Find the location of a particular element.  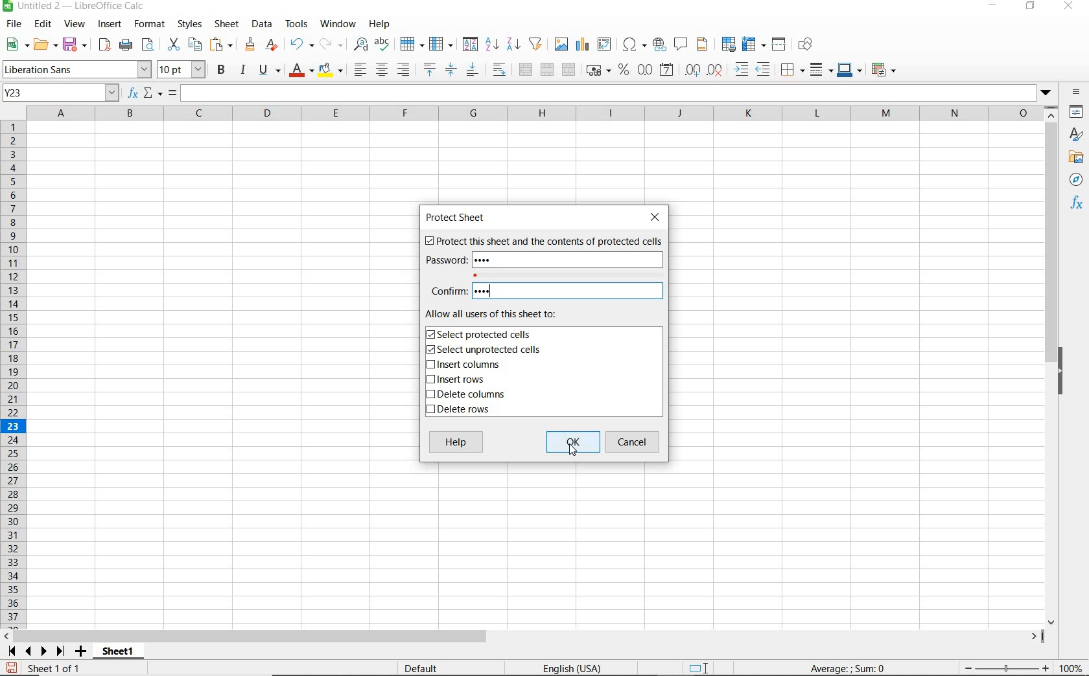

sheet 1 is located at coordinates (117, 649).